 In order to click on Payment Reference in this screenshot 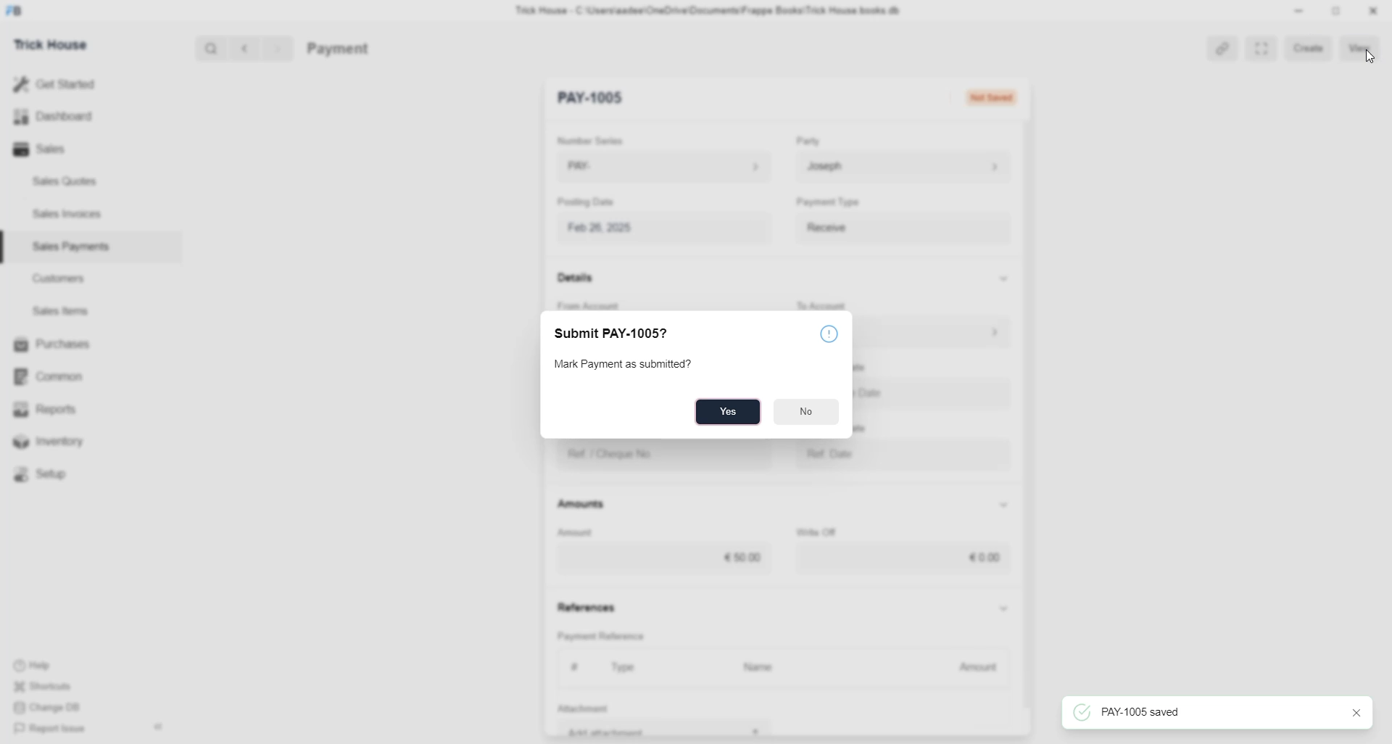, I will do `click(604, 635)`.